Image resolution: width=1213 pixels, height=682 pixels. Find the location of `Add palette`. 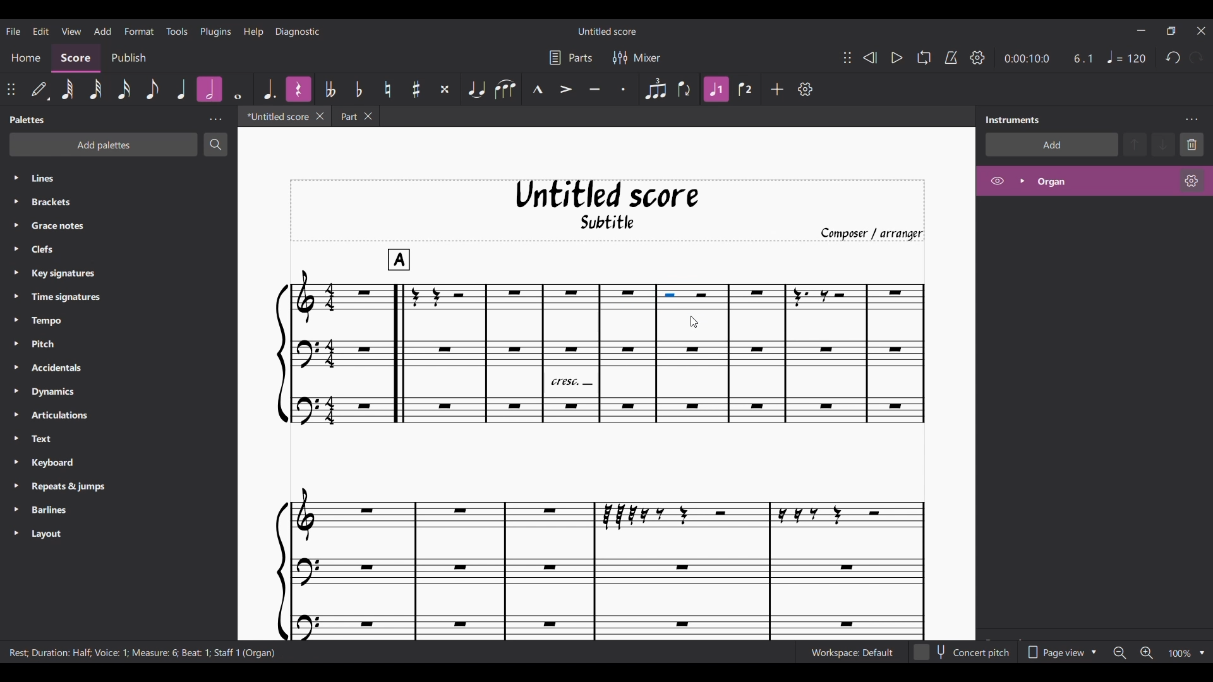

Add palette is located at coordinates (104, 145).